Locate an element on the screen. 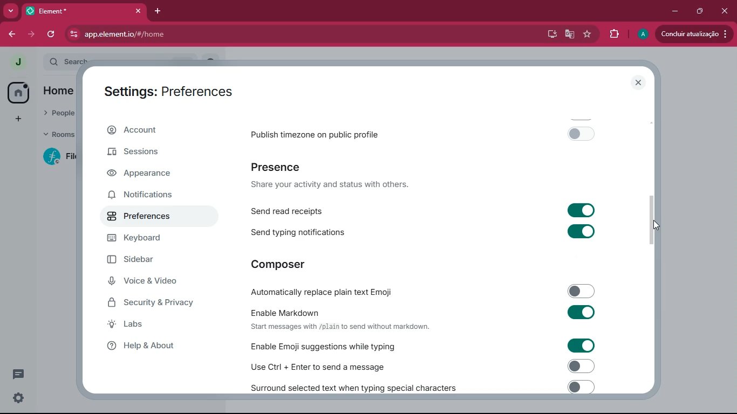 The image size is (737, 414). appearance is located at coordinates (146, 174).